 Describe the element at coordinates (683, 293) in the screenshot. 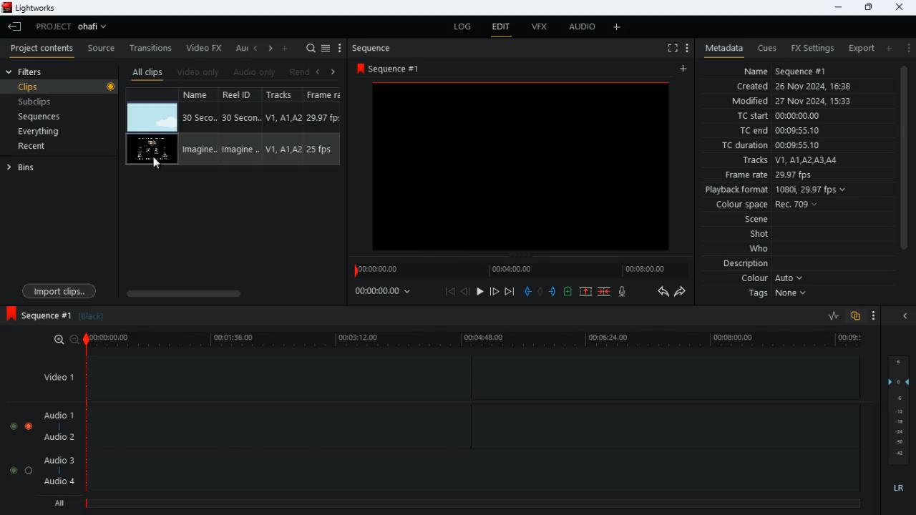

I see `forward` at that location.